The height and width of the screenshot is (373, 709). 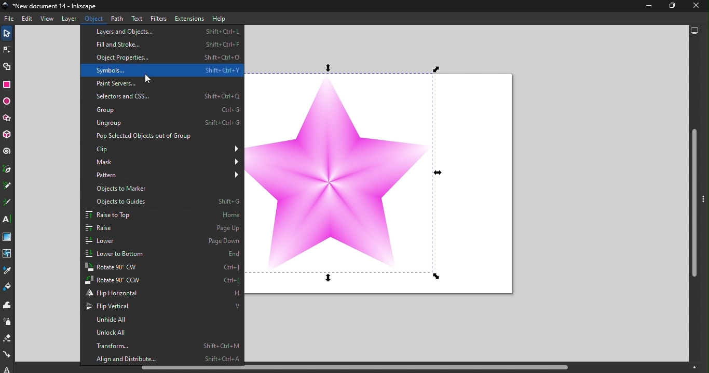 I want to click on cursor, so click(x=151, y=78).